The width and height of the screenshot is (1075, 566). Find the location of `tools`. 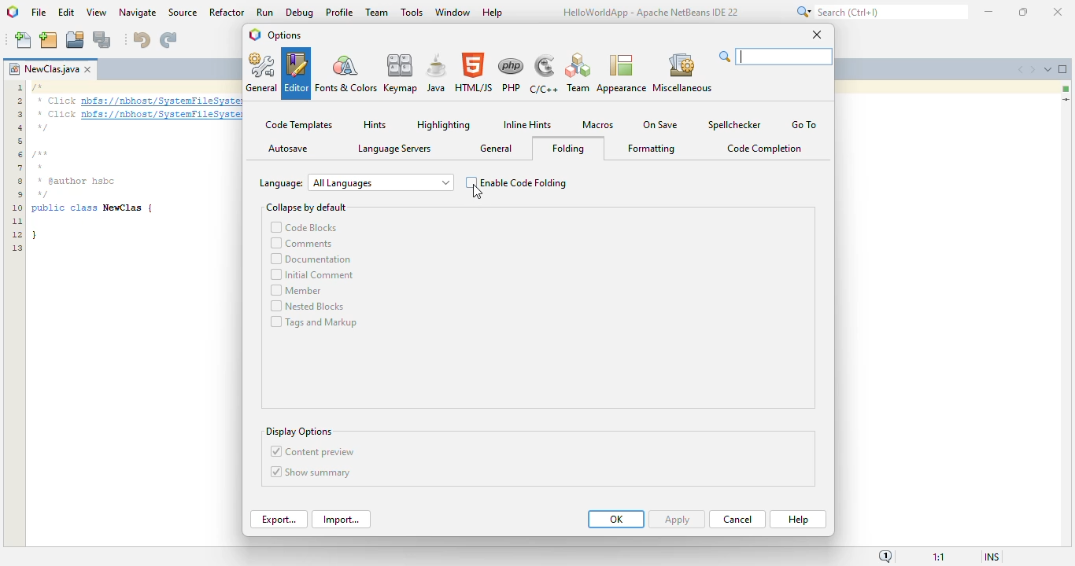

tools is located at coordinates (411, 11).